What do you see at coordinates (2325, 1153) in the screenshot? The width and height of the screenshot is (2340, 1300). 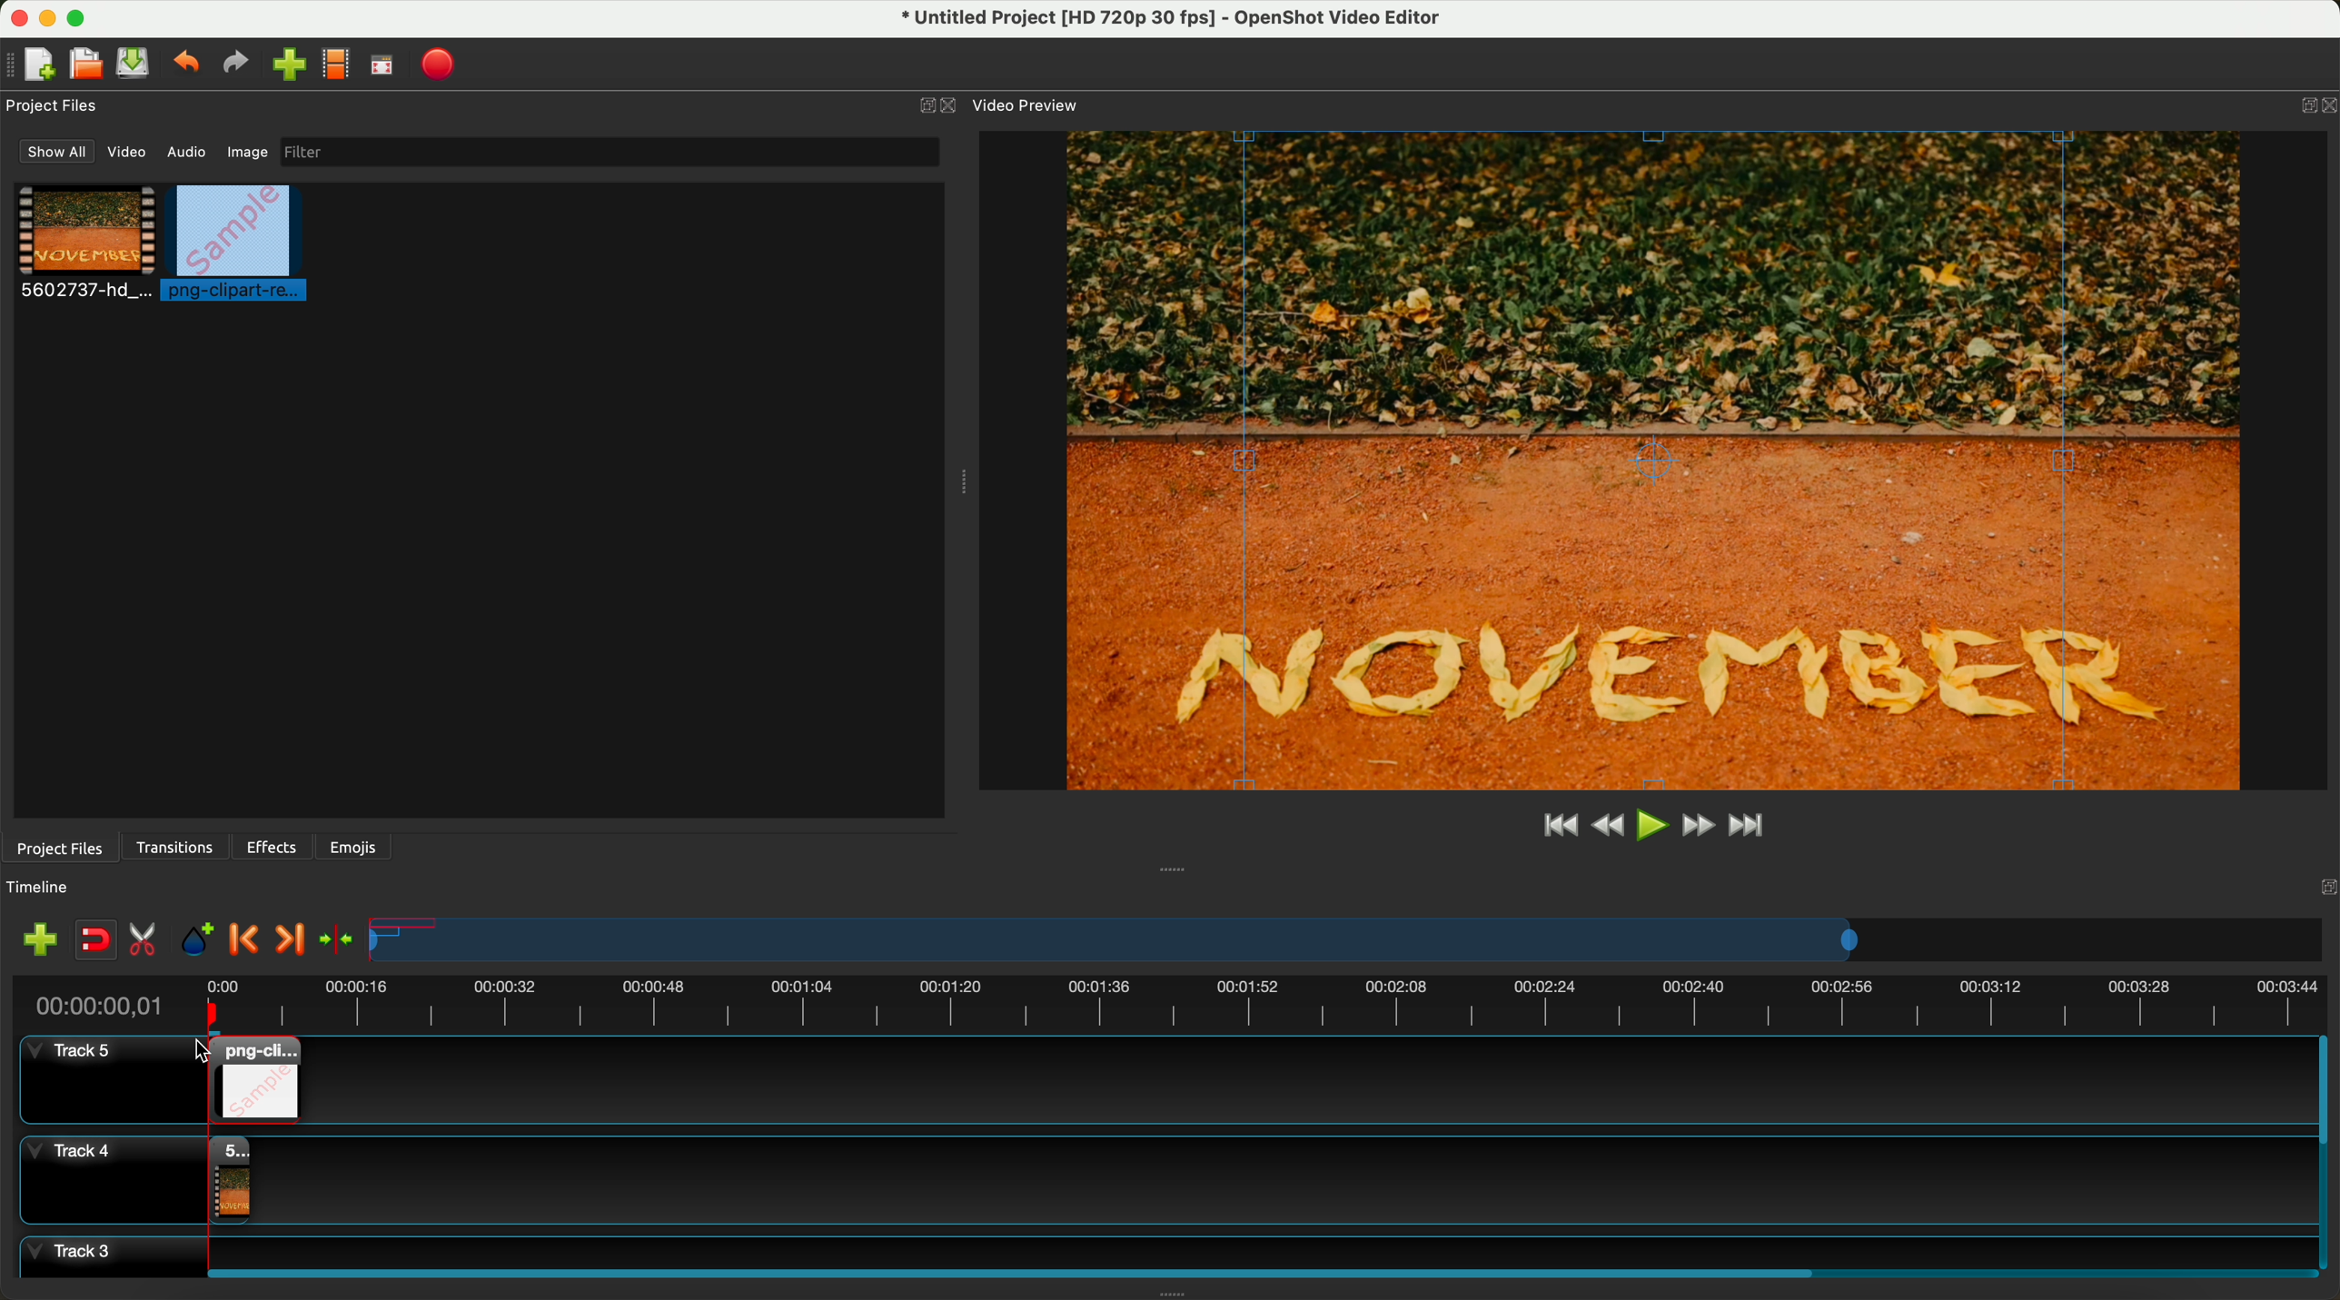 I see `scroll bar` at bounding box center [2325, 1153].